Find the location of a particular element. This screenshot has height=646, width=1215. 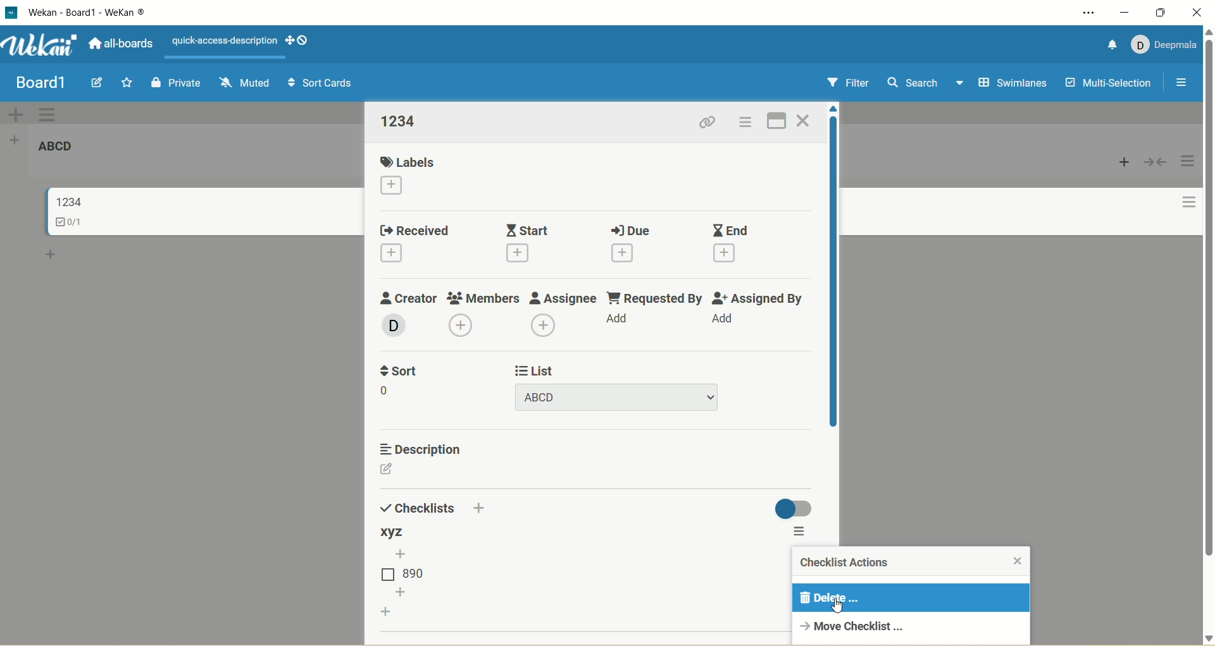

text is located at coordinates (225, 42).